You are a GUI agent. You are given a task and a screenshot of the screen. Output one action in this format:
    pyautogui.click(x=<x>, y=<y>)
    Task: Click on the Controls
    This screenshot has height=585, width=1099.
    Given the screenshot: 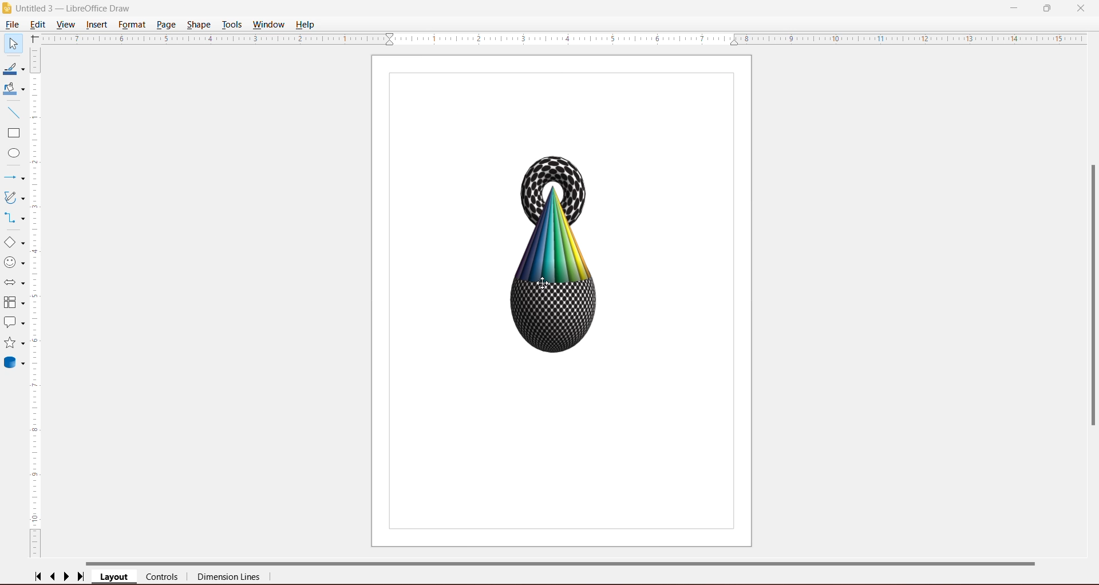 What is the action you would take?
    pyautogui.click(x=162, y=577)
    